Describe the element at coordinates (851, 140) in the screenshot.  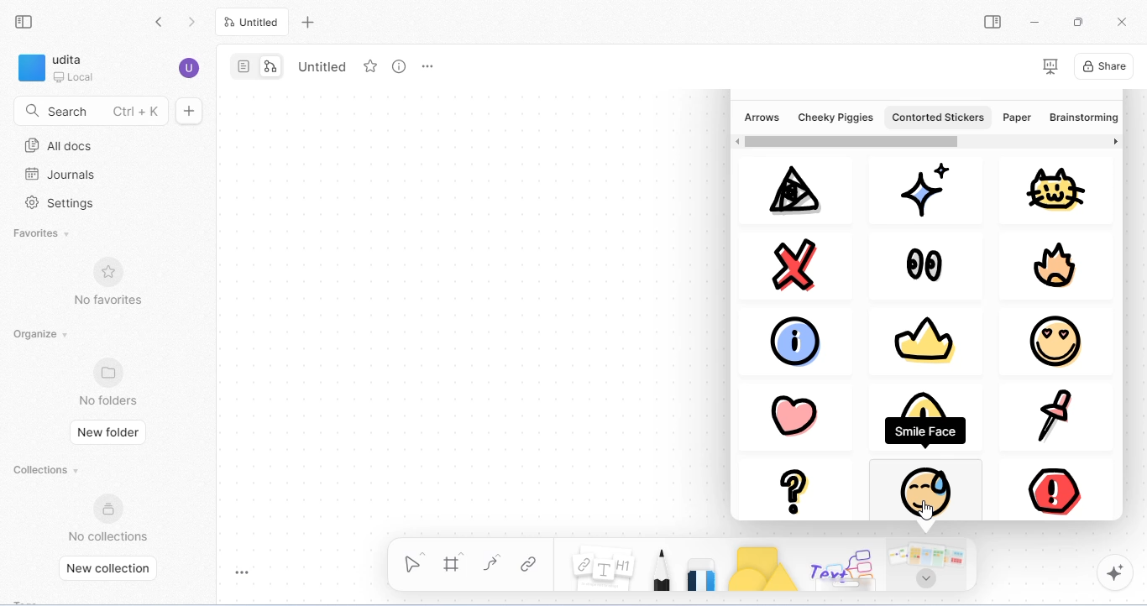
I see `horizontal scroll bar` at that location.